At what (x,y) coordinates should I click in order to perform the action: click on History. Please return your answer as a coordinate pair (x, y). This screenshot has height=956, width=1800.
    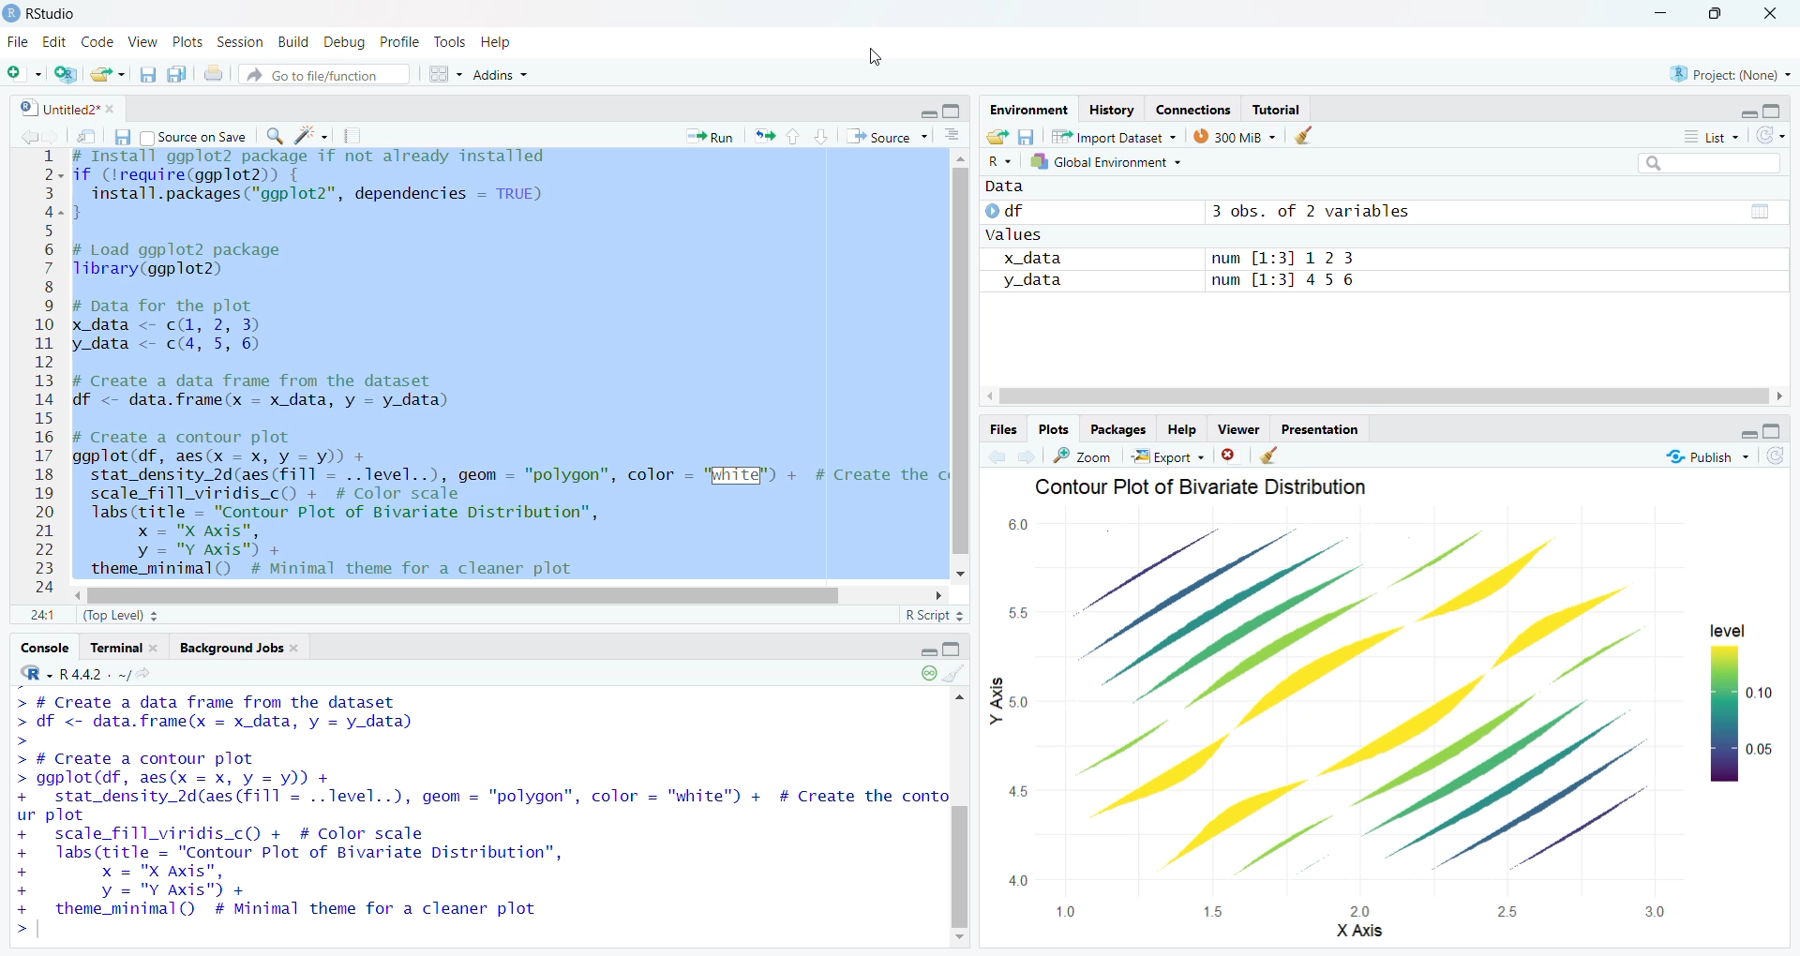
    Looking at the image, I should click on (1112, 108).